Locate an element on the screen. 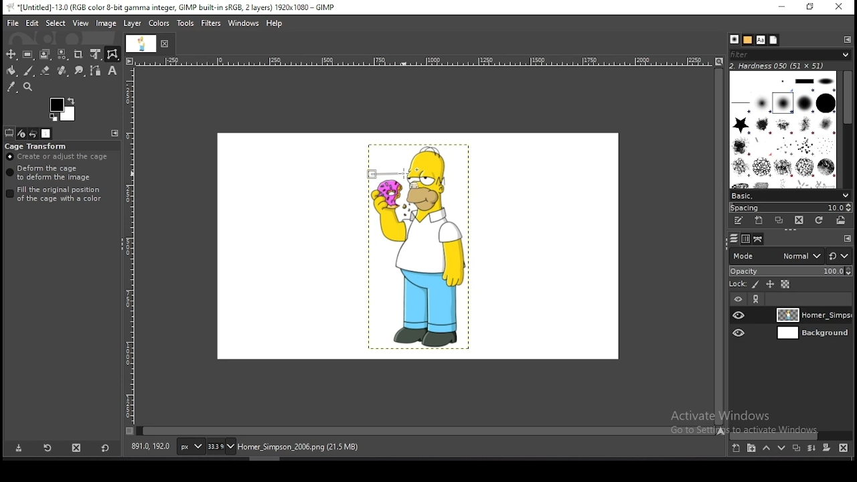 Image resolution: width=857 pixels, height=482 pixels. mouse pointer is located at coordinates (402, 173).